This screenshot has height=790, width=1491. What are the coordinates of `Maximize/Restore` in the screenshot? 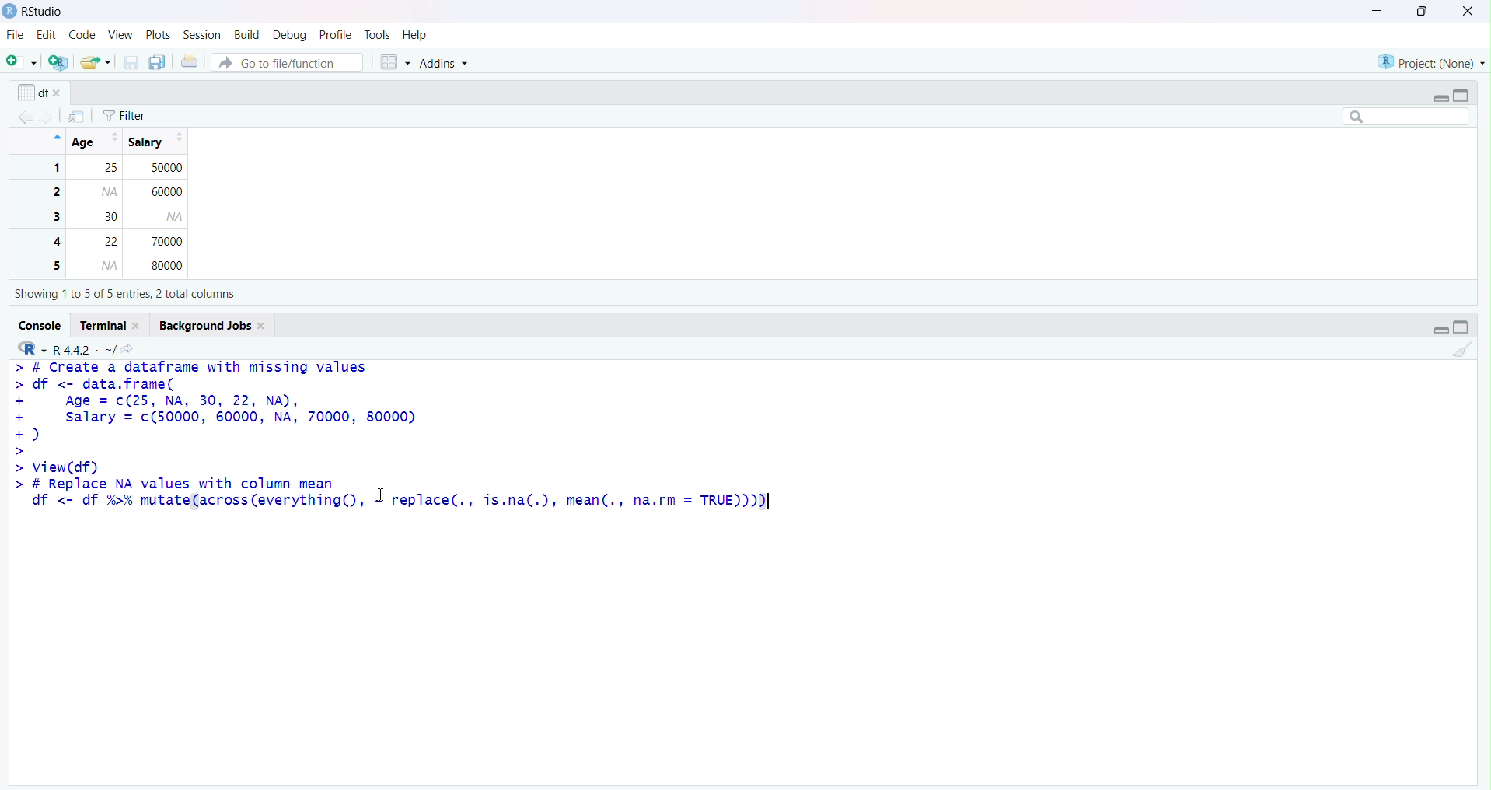 It's located at (1462, 327).